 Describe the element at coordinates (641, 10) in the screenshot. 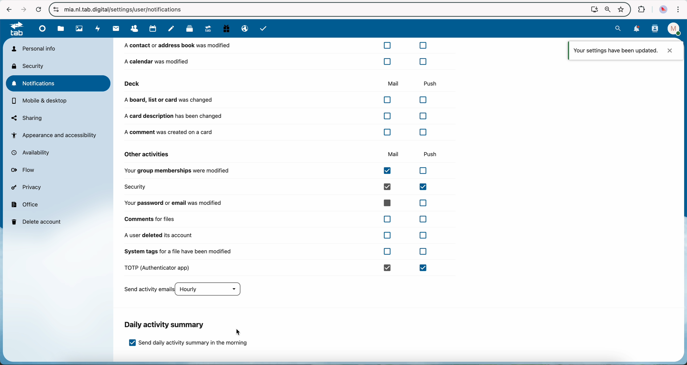

I see `extensions` at that location.